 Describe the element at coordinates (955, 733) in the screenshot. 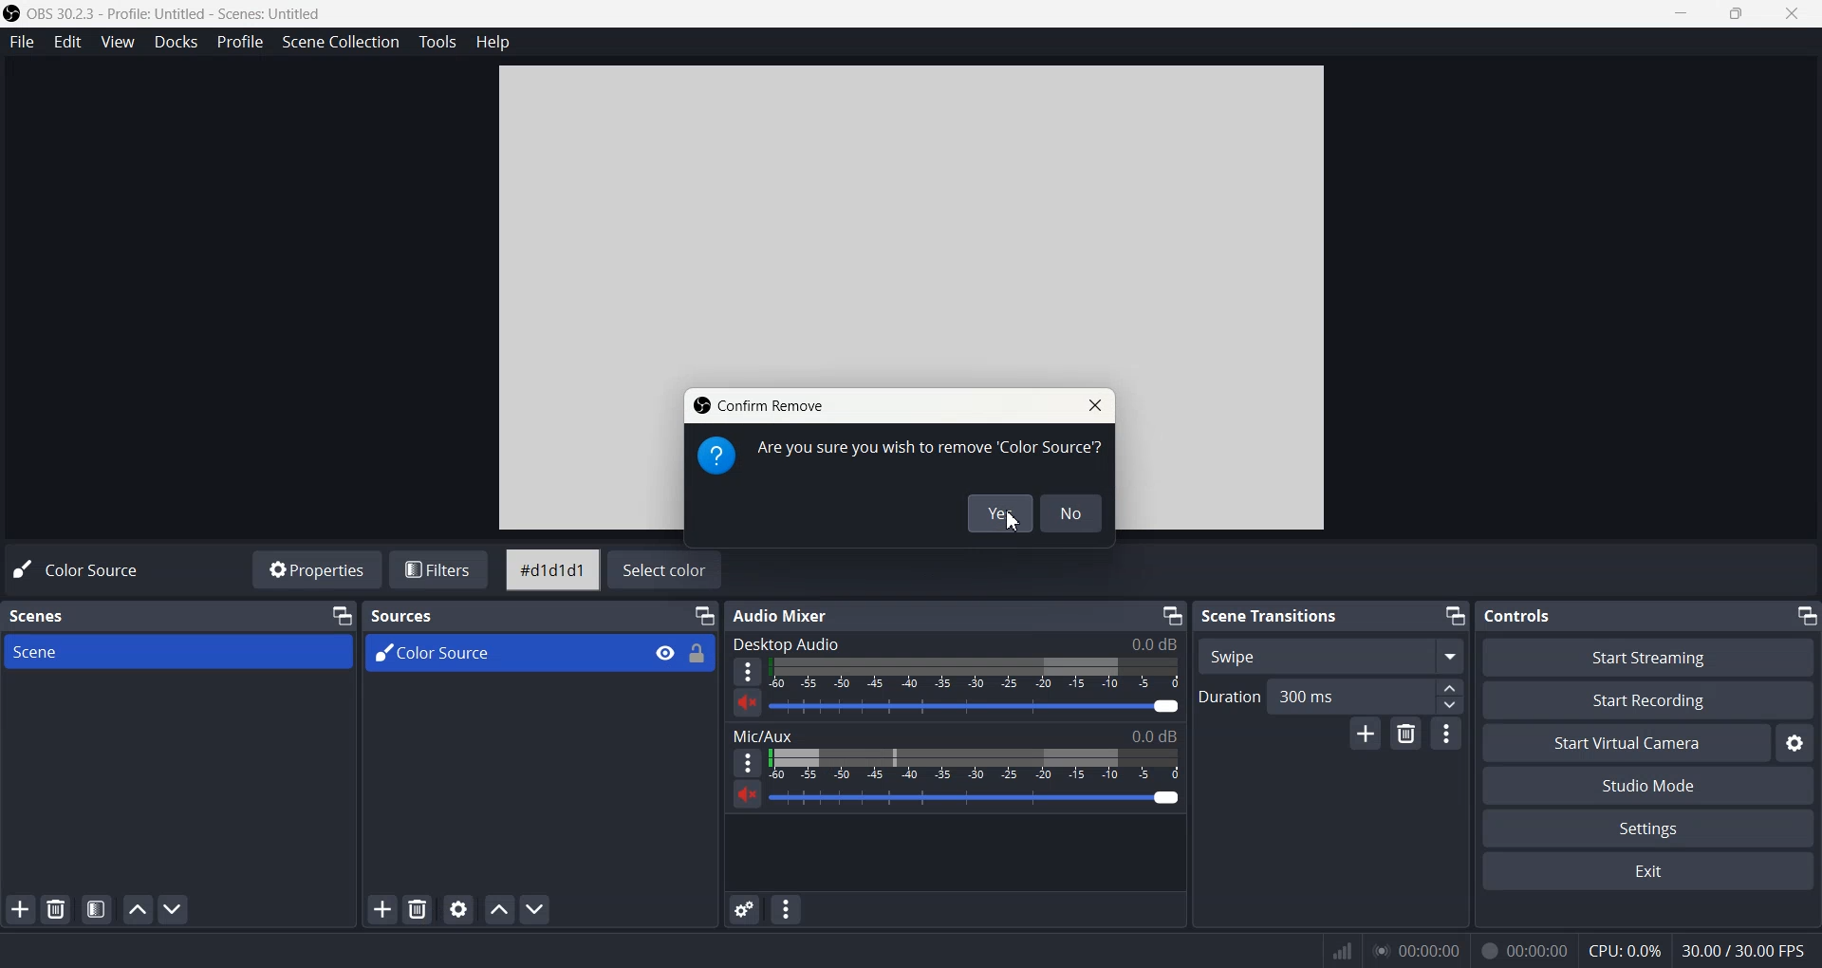

I see `Mic/Aux 0.0 dB` at that location.